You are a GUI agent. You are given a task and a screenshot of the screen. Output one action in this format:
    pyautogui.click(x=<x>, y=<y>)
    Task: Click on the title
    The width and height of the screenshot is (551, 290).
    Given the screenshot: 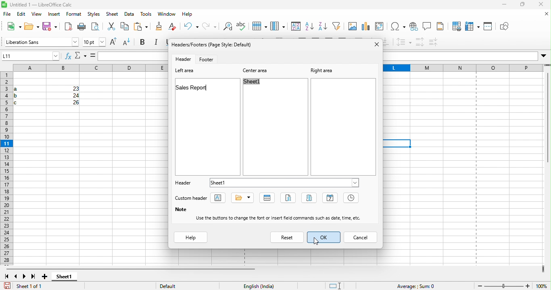 What is the action you would take?
    pyautogui.click(x=241, y=197)
    